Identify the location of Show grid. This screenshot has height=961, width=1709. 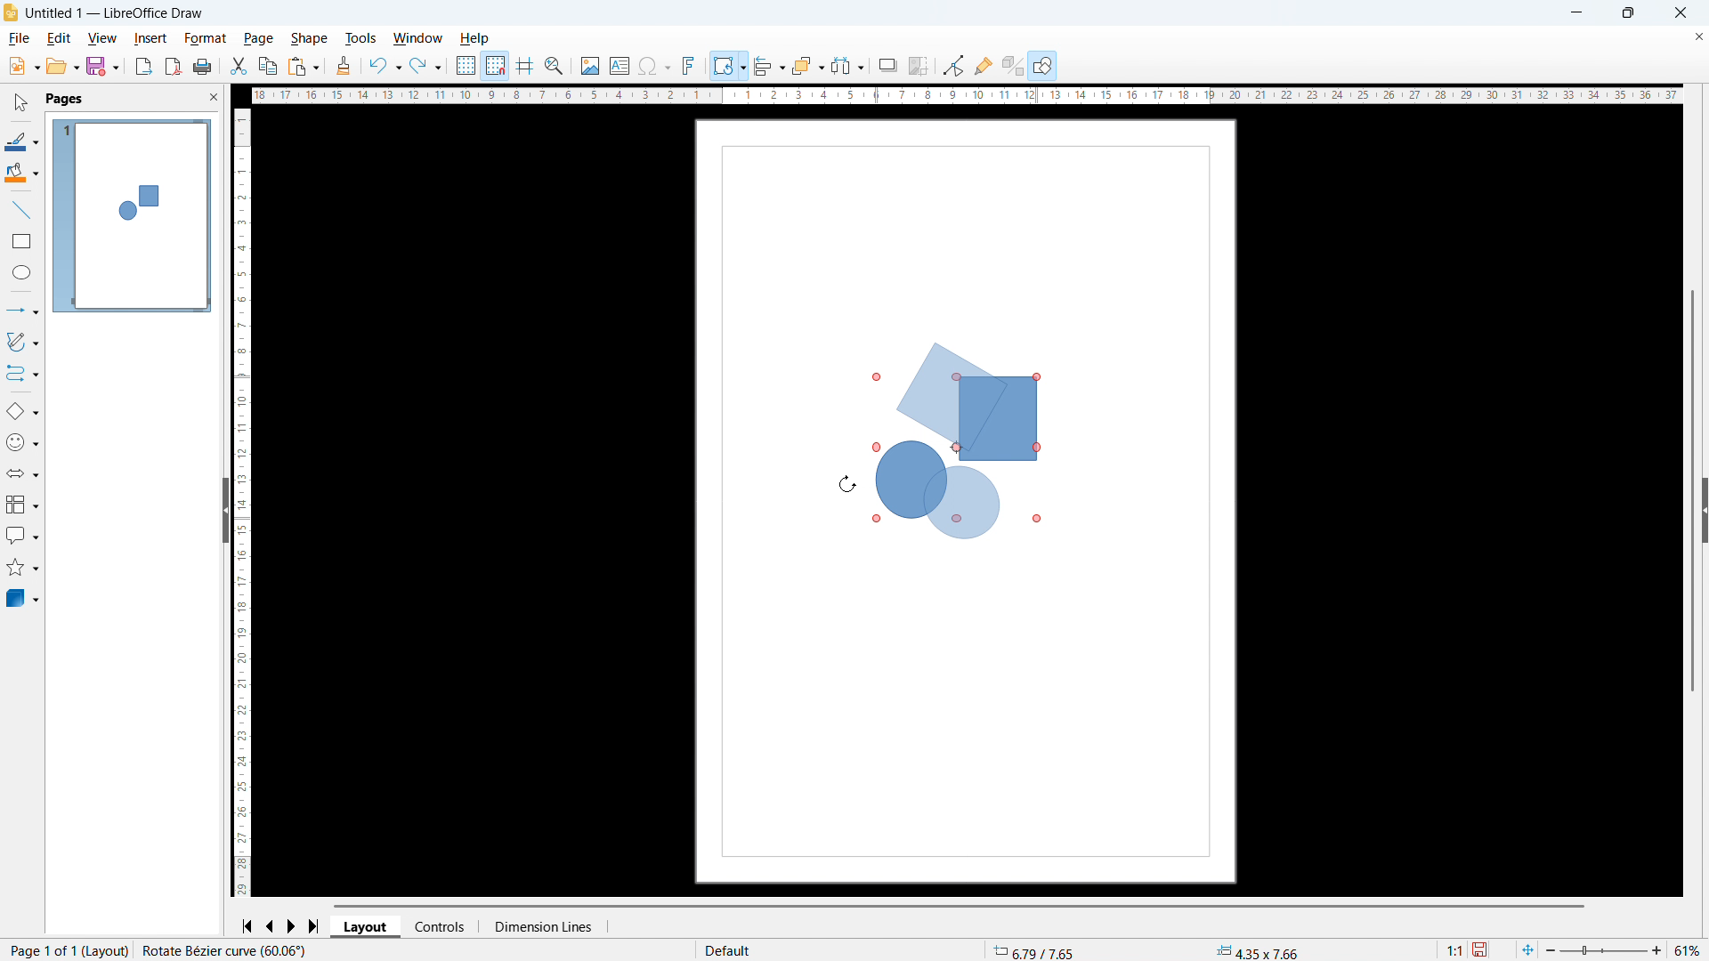
(466, 65).